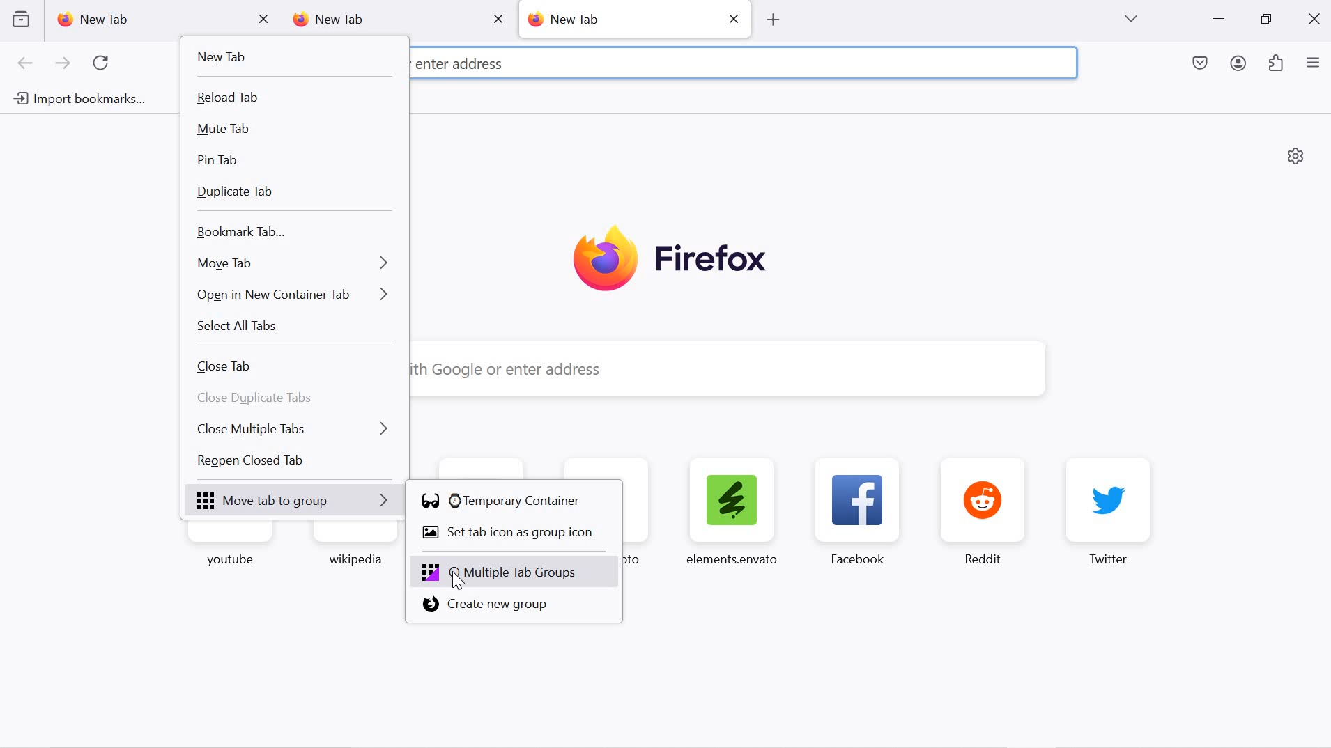  I want to click on close, so click(498, 18).